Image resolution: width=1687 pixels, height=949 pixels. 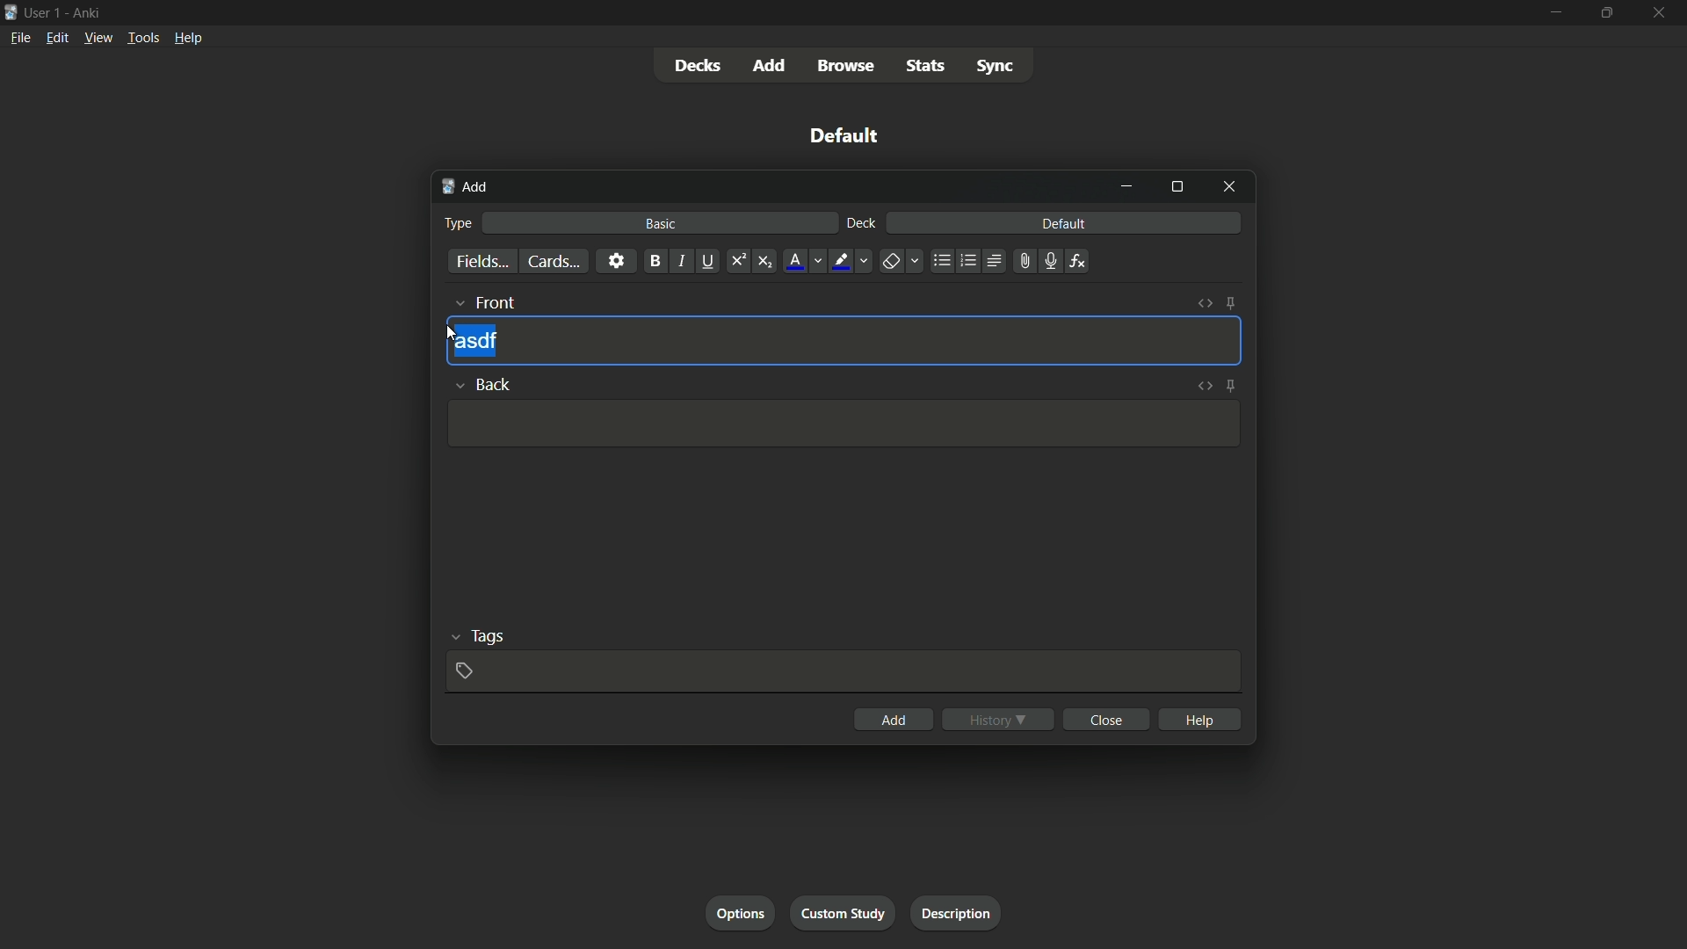 I want to click on toggle html editor, so click(x=1206, y=303).